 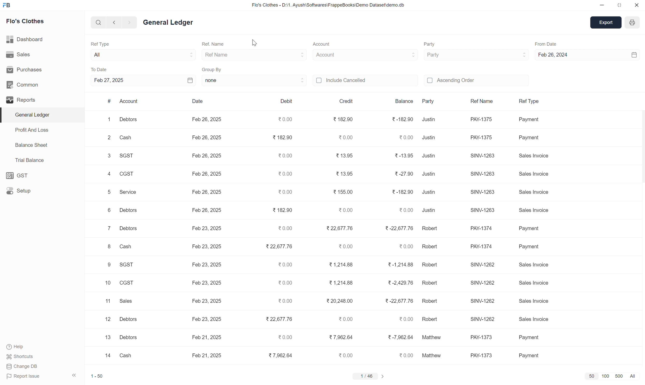 What do you see at coordinates (481, 119) in the screenshot?
I see `PAY-1375` at bounding box center [481, 119].